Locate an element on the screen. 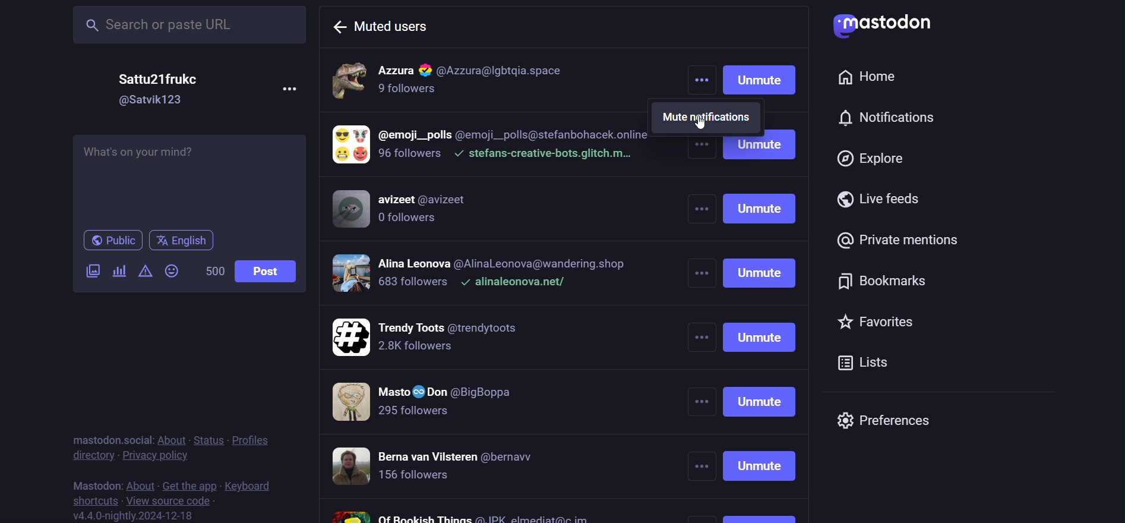 Image resolution: width=1125 pixels, height=523 pixels. favorites is located at coordinates (877, 323).